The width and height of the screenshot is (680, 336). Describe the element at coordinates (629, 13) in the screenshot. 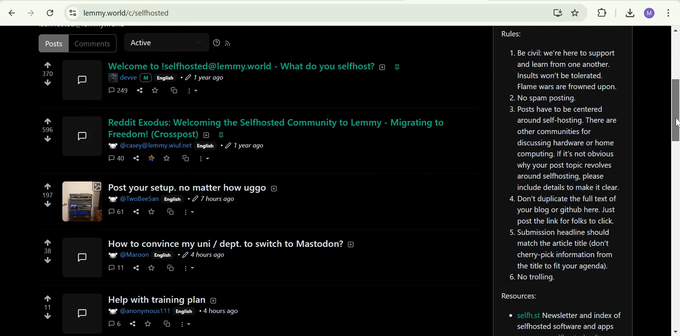

I see `downloads` at that location.